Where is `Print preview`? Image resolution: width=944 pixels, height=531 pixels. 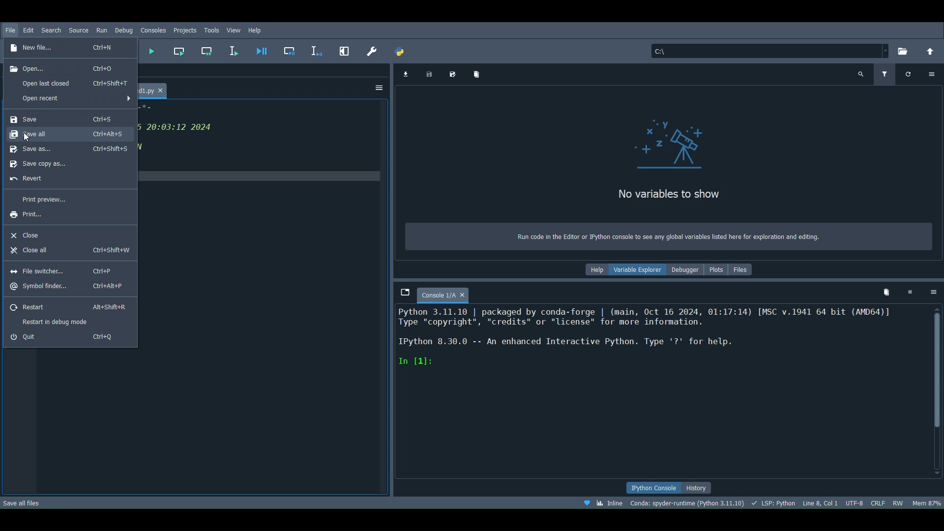
Print preview is located at coordinates (66, 199).